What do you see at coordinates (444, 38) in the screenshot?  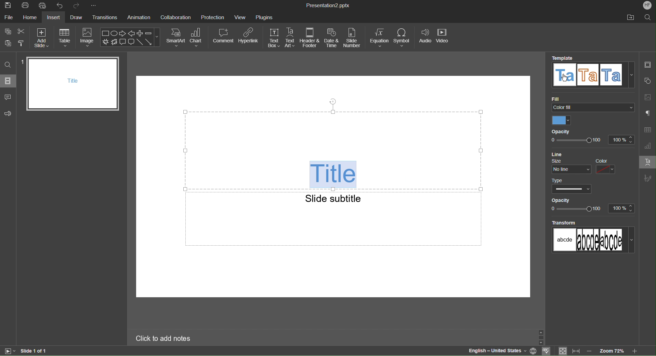 I see `Video` at bounding box center [444, 38].